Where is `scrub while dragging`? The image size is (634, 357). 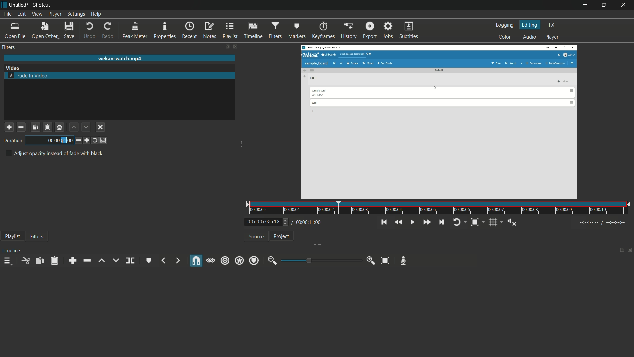 scrub while dragging is located at coordinates (210, 261).